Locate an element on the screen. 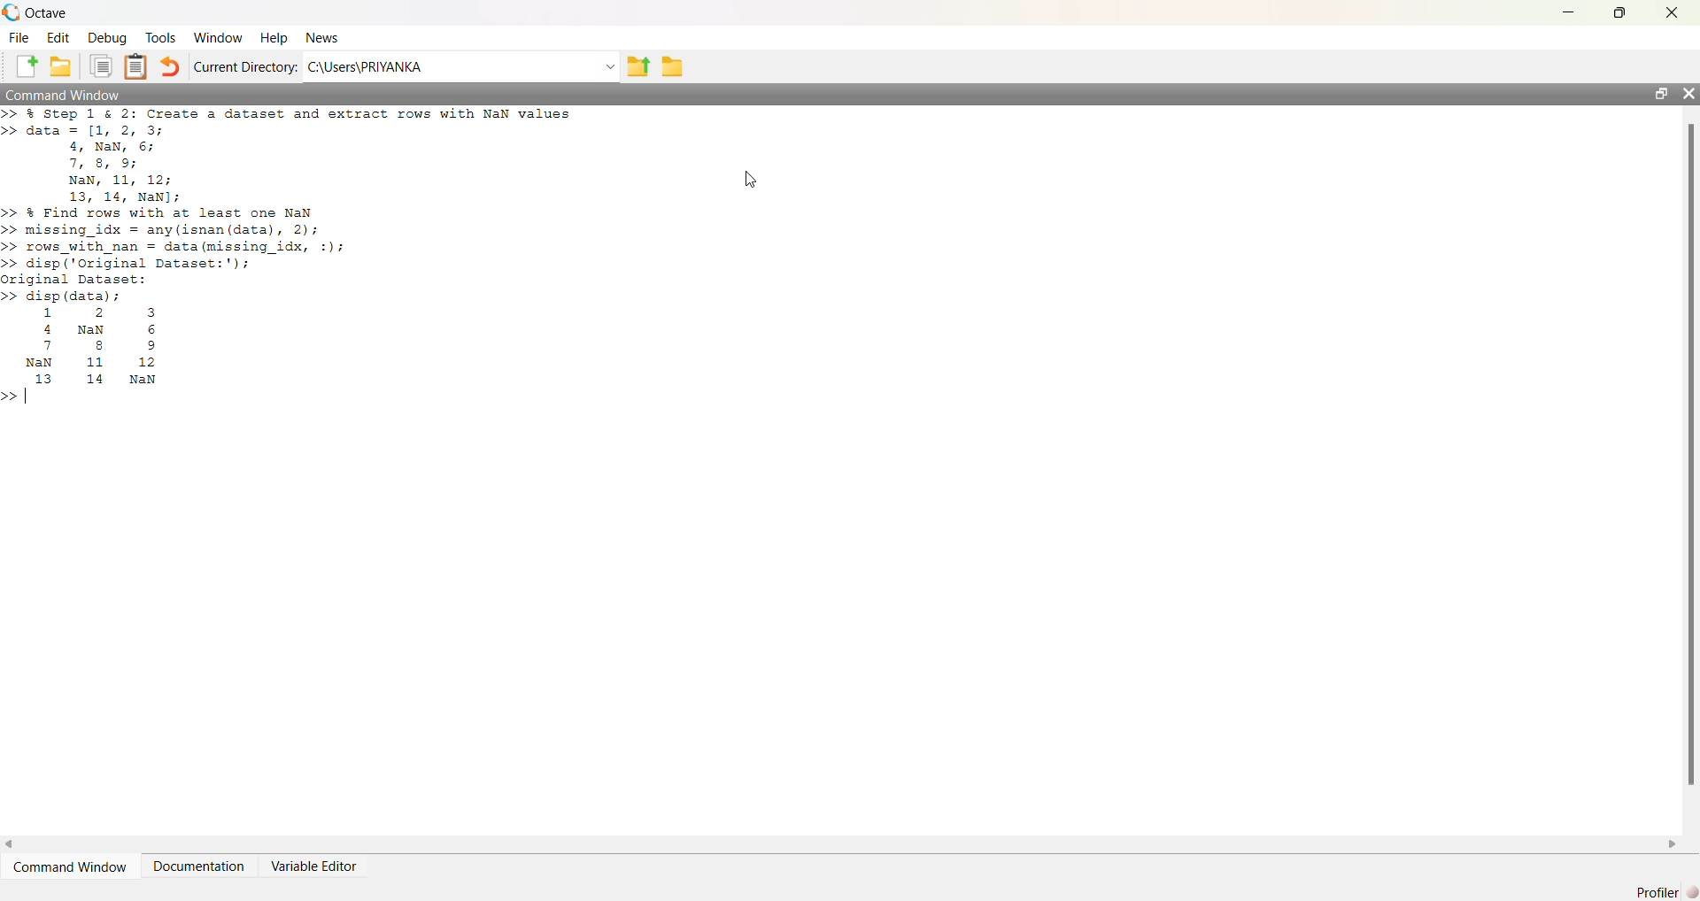  logo is located at coordinates (11, 12).